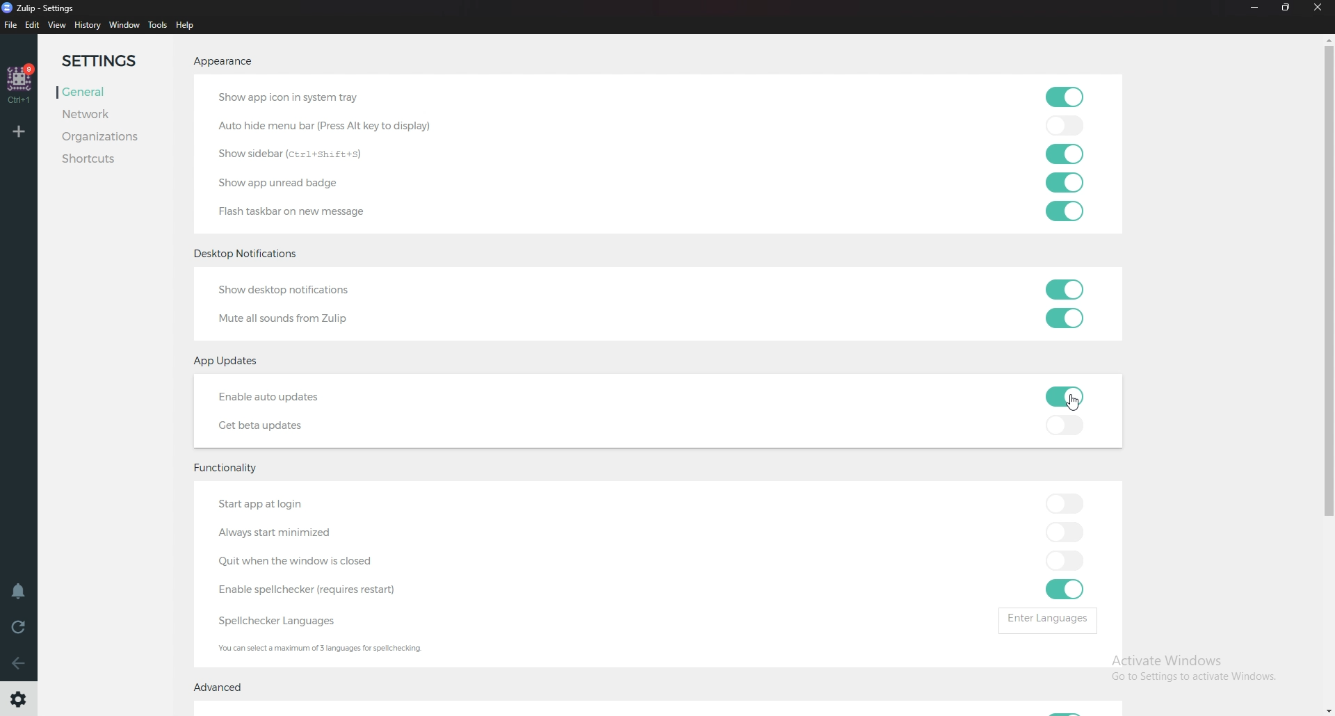 The width and height of the screenshot is (1335, 716). What do you see at coordinates (1287, 8) in the screenshot?
I see `Resize` at bounding box center [1287, 8].